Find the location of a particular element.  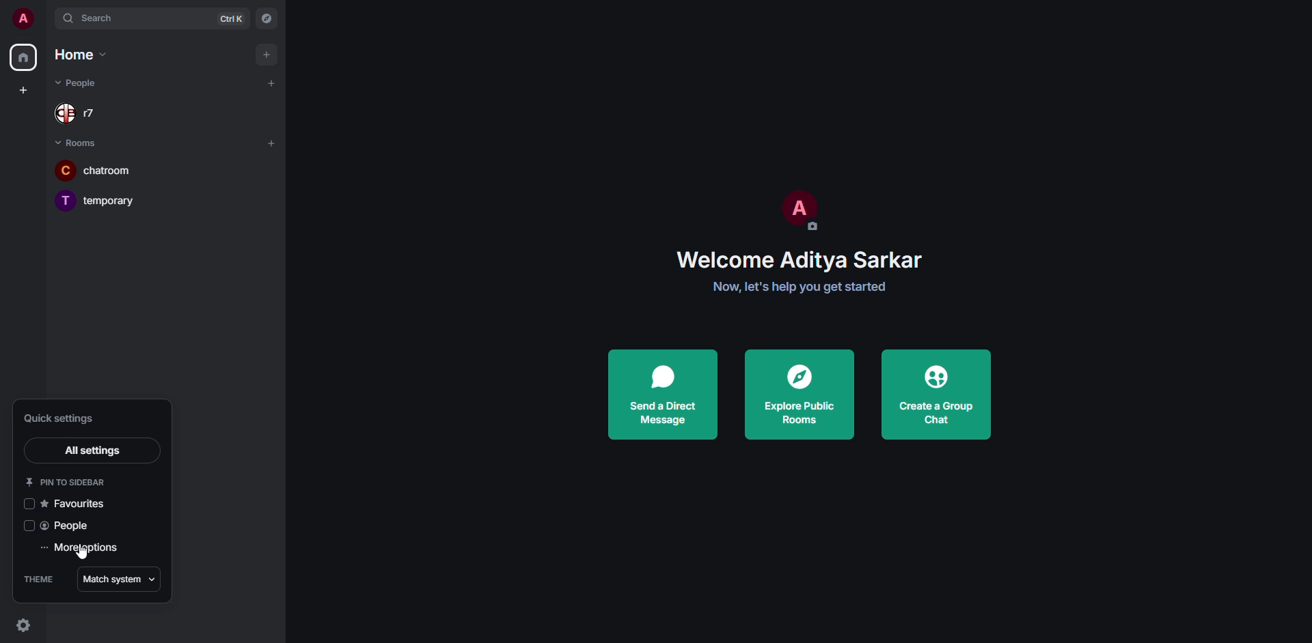

ctrl K is located at coordinates (230, 19).